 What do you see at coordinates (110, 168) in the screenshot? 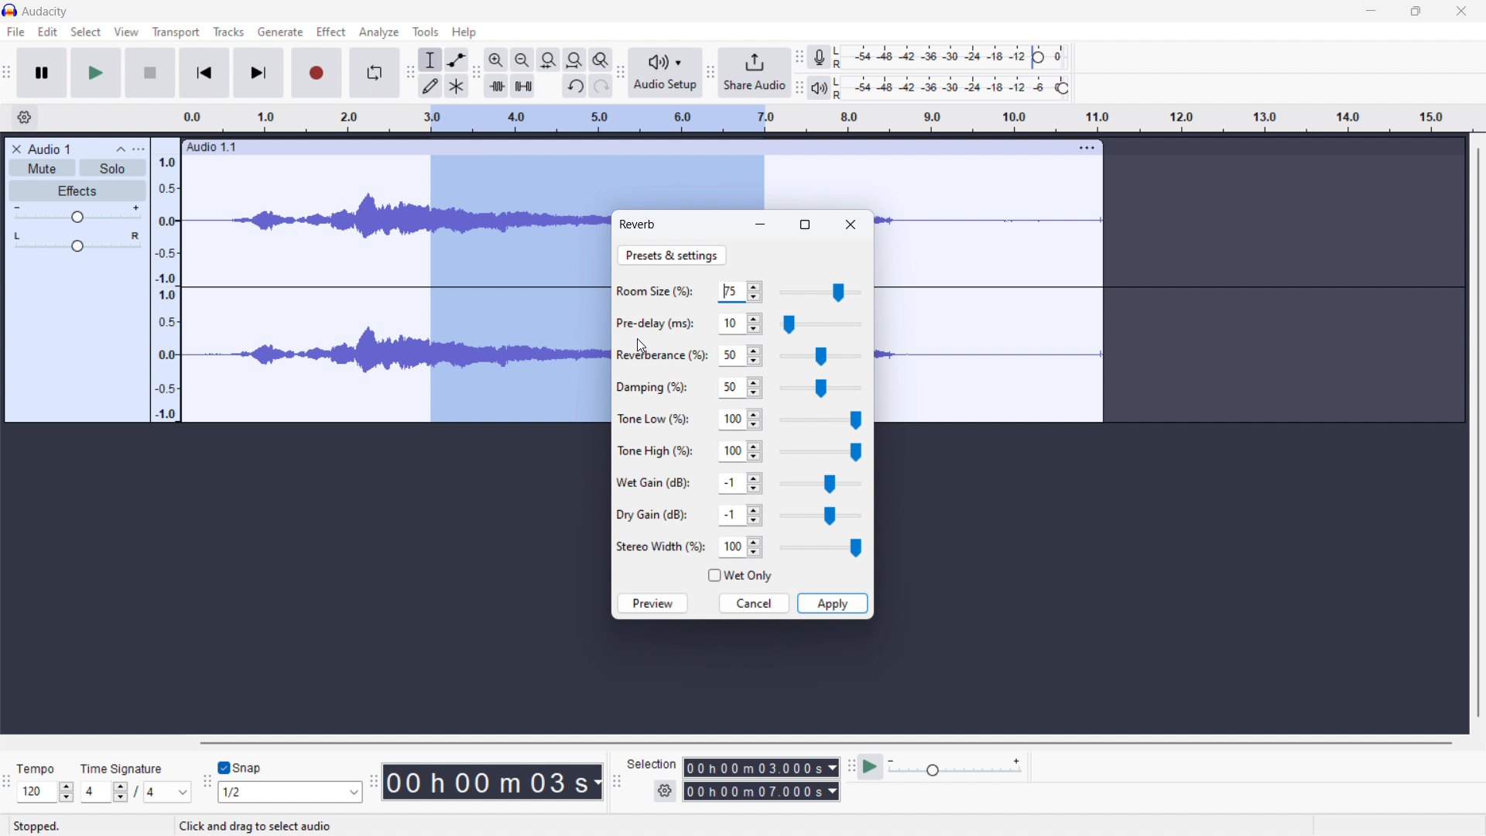
I see `solo` at bounding box center [110, 168].